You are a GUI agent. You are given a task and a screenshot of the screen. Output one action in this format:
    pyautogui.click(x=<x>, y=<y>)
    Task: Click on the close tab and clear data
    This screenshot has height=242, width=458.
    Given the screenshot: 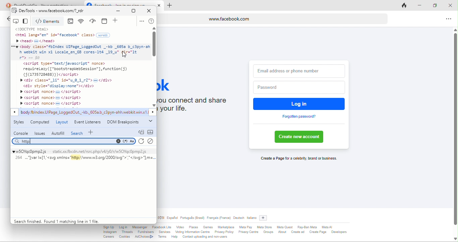 What is the action you would take?
    pyautogui.click(x=405, y=5)
    